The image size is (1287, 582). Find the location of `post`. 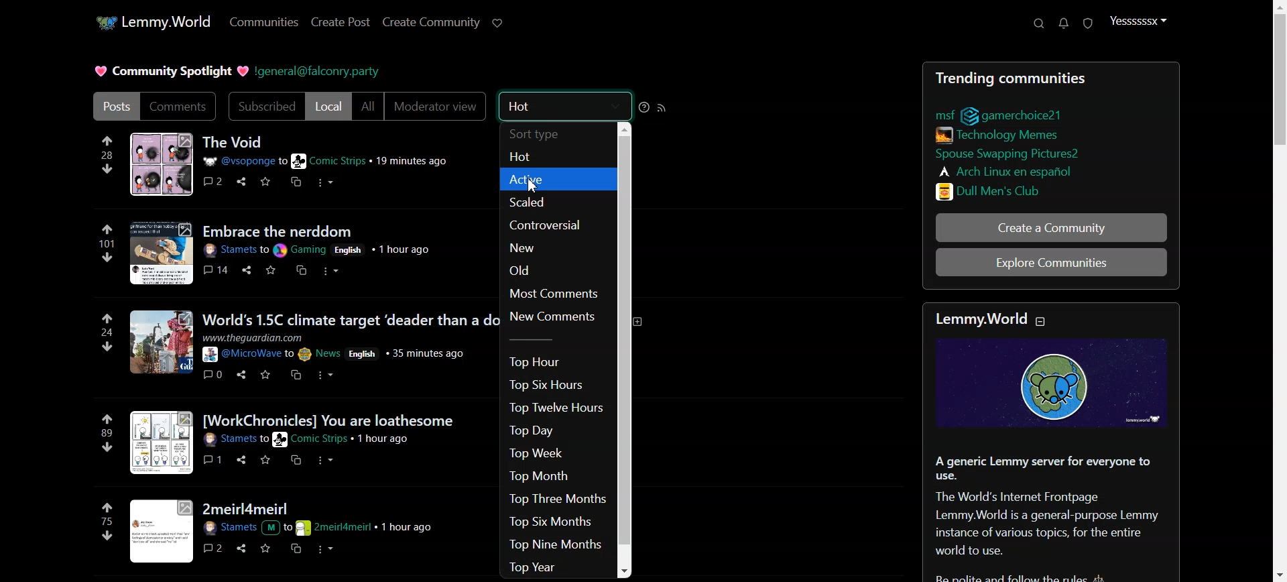

post is located at coordinates (346, 318).